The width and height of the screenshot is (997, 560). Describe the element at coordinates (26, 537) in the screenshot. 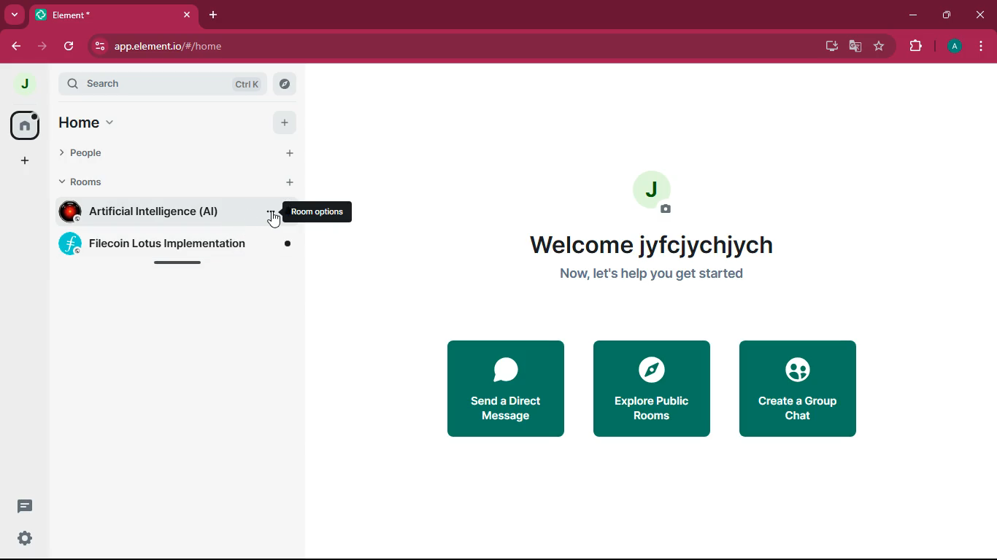

I see `quick settings` at that location.